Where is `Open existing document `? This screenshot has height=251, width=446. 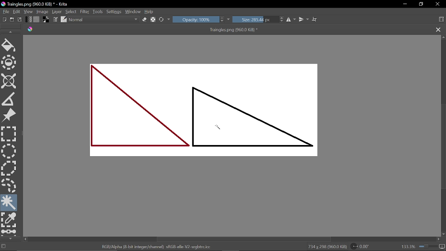
Open existing document  is located at coordinates (12, 20).